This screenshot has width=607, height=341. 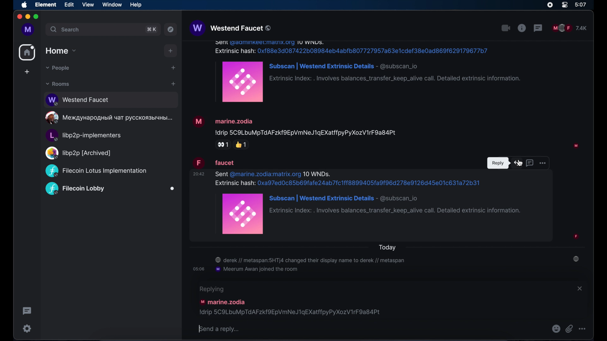 I want to click on send a reply, so click(x=222, y=329).